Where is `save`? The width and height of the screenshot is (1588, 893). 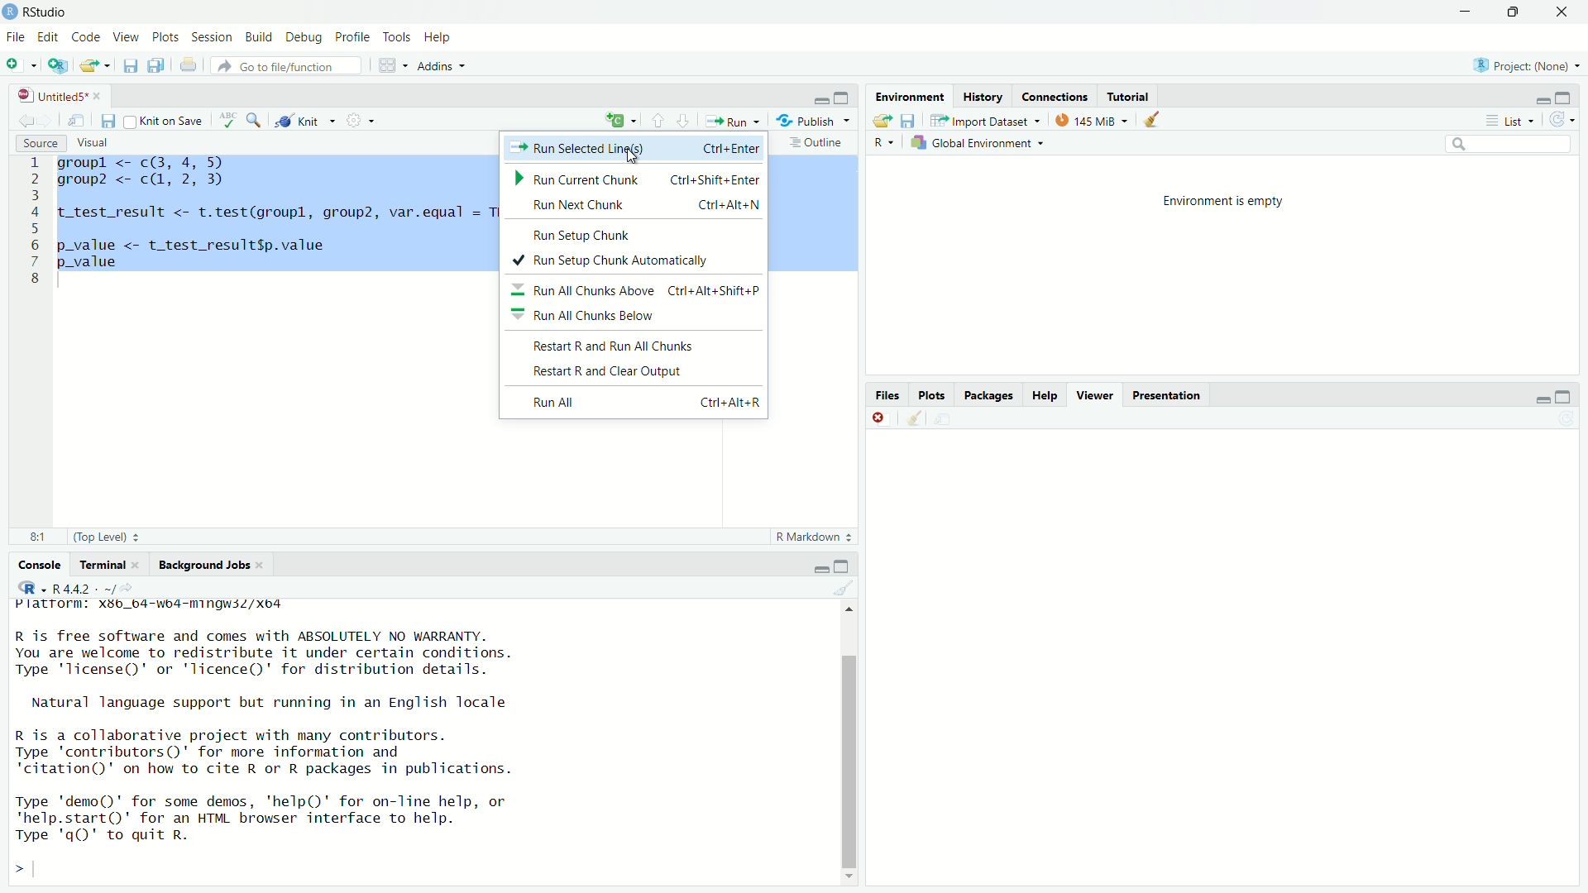
save is located at coordinates (110, 121).